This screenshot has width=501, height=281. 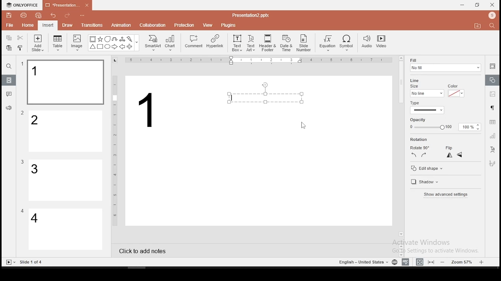 I want to click on undo, so click(x=53, y=16).